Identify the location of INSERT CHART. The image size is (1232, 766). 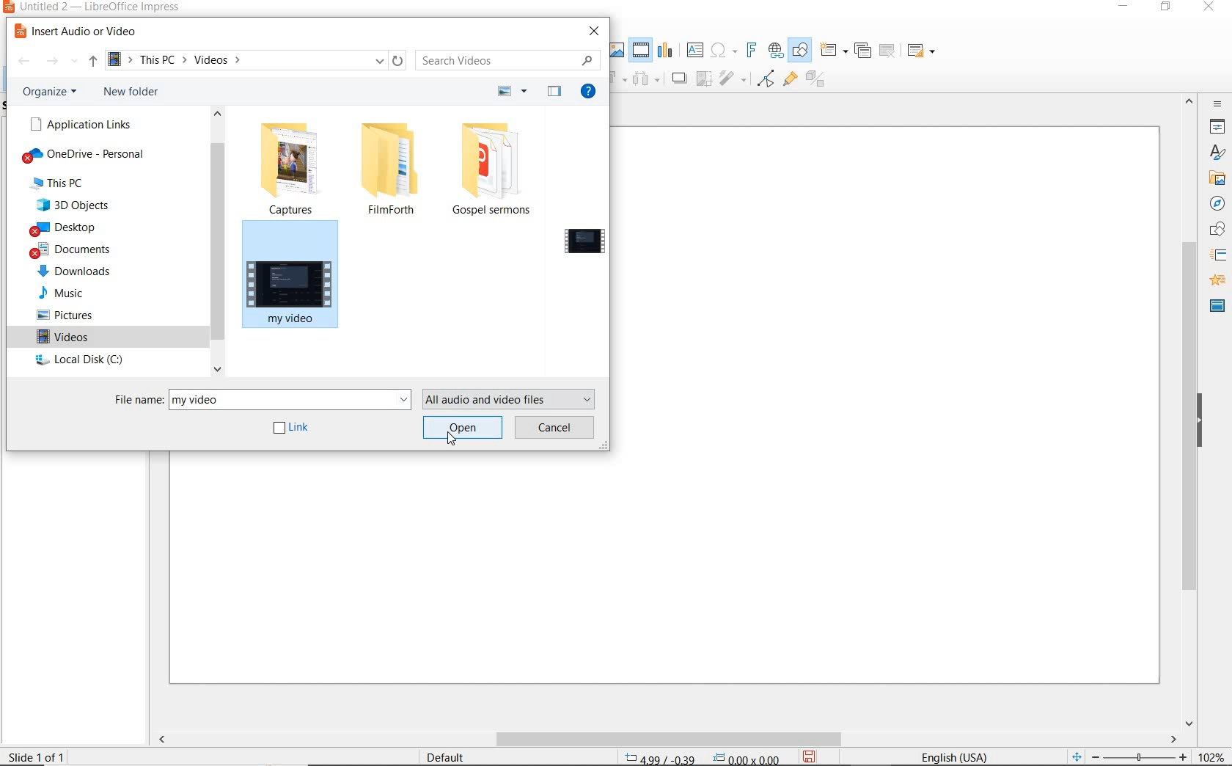
(667, 51).